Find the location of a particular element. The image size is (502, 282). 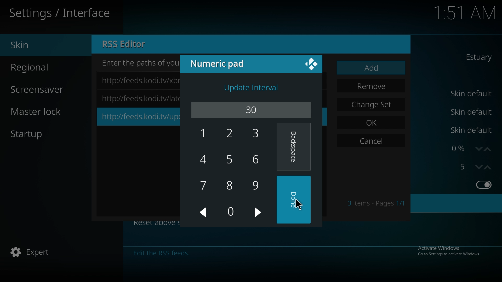

change set is located at coordinates (372, 104).